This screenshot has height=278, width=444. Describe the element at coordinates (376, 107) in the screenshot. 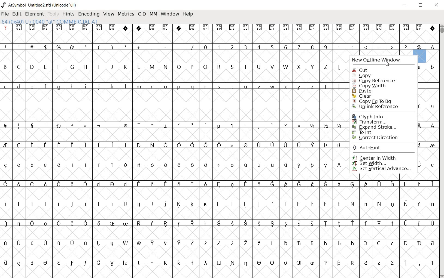

I see `UNLINK REFERENCE` at that location.